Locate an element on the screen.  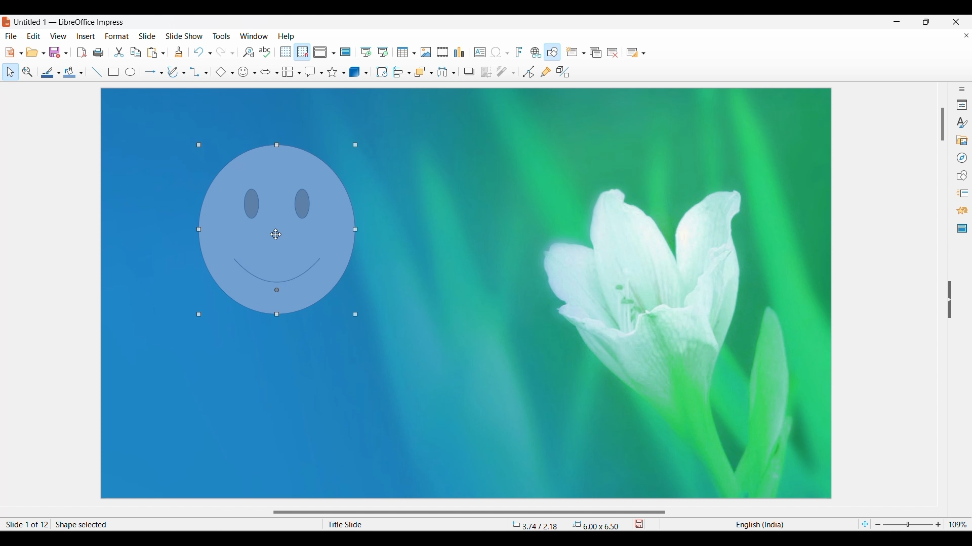
Gallery is located at coordinates (961, 140).